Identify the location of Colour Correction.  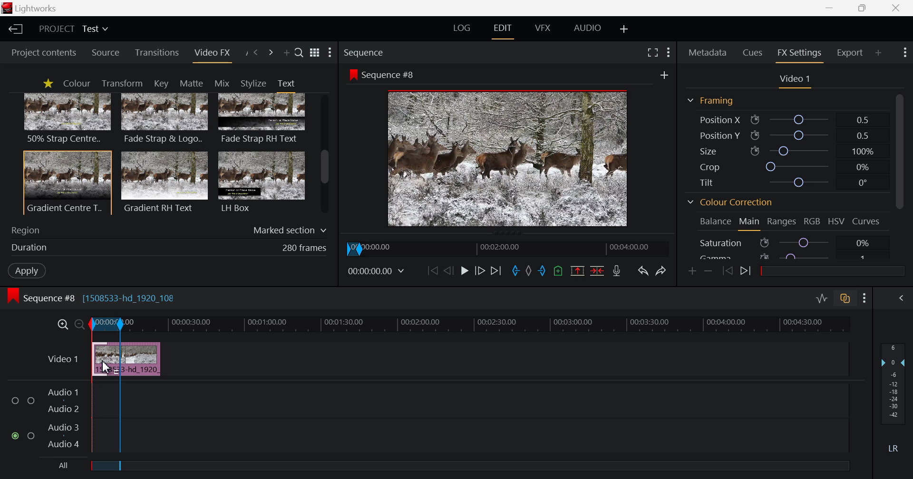
(733, 204).